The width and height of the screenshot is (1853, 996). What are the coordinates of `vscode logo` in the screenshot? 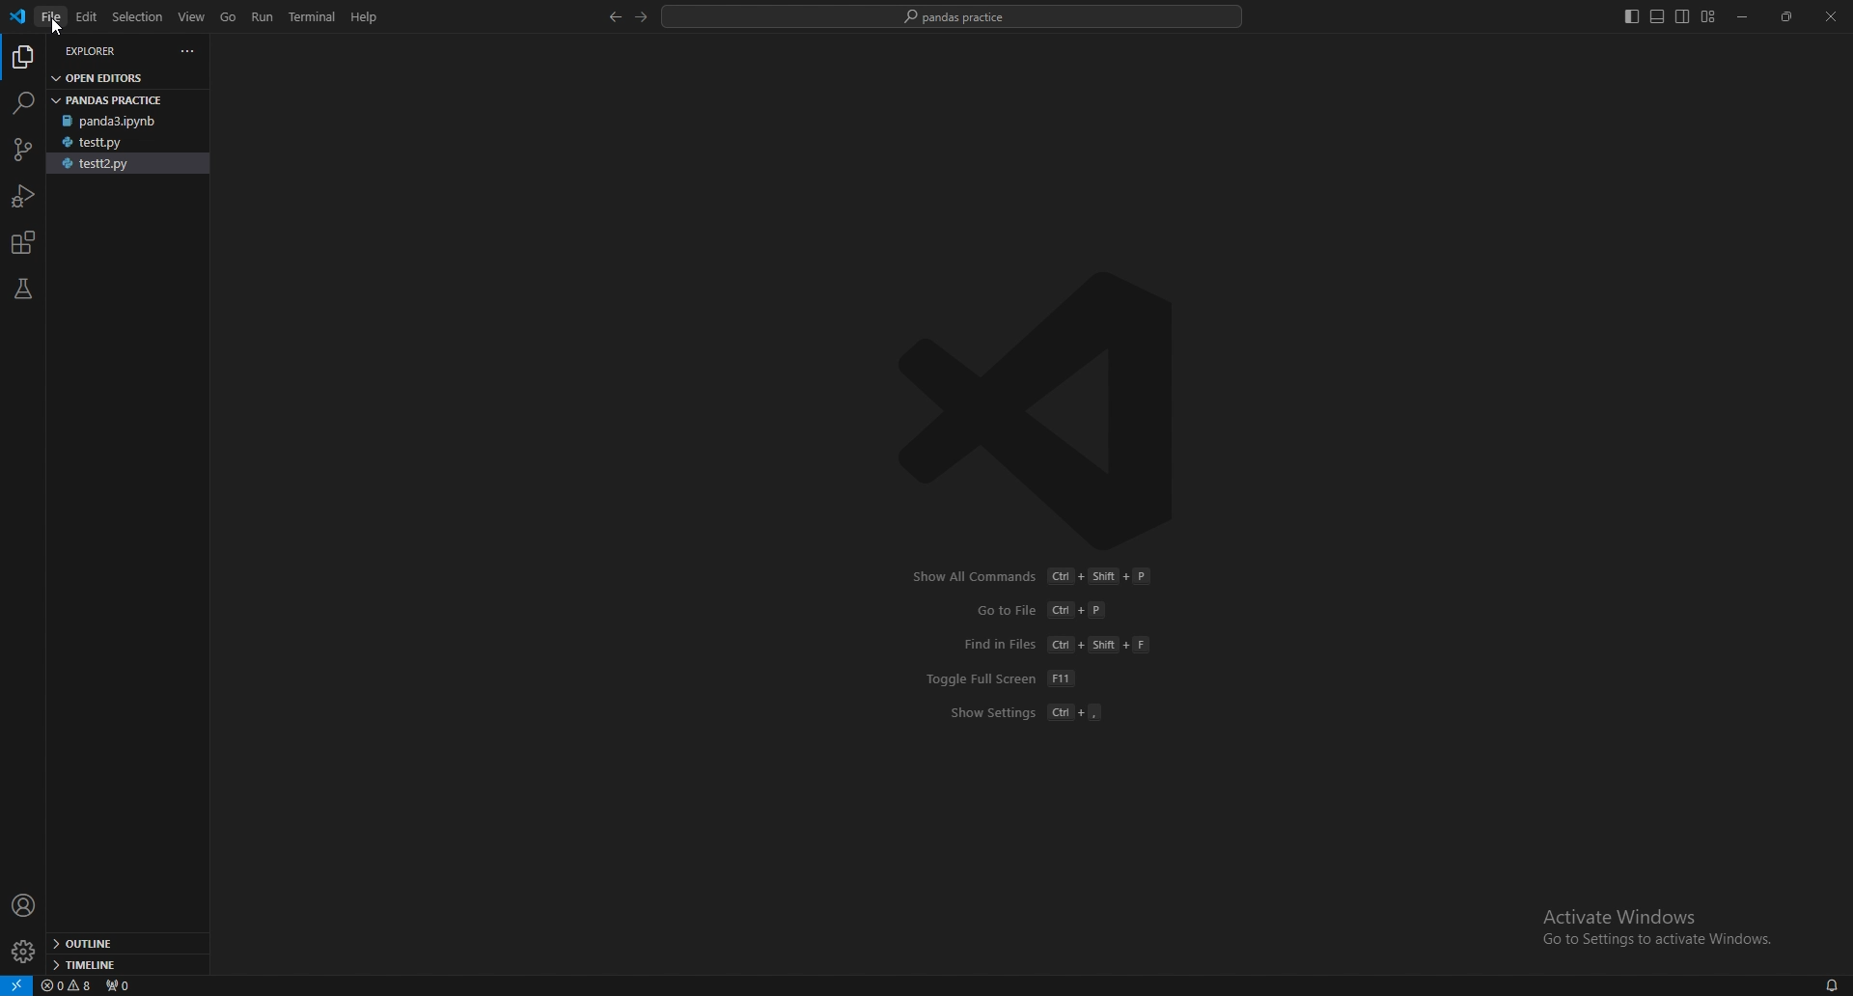 It's located at (17, 17).